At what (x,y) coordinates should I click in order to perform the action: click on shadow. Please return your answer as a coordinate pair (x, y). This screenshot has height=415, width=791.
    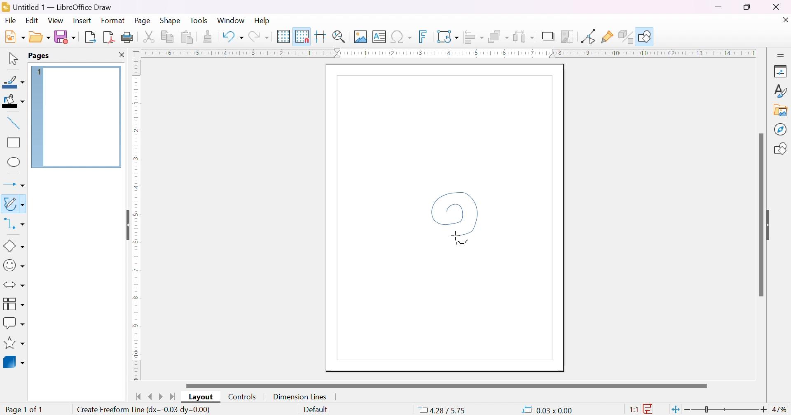
    Looking at the image, I should click on (549, 37).